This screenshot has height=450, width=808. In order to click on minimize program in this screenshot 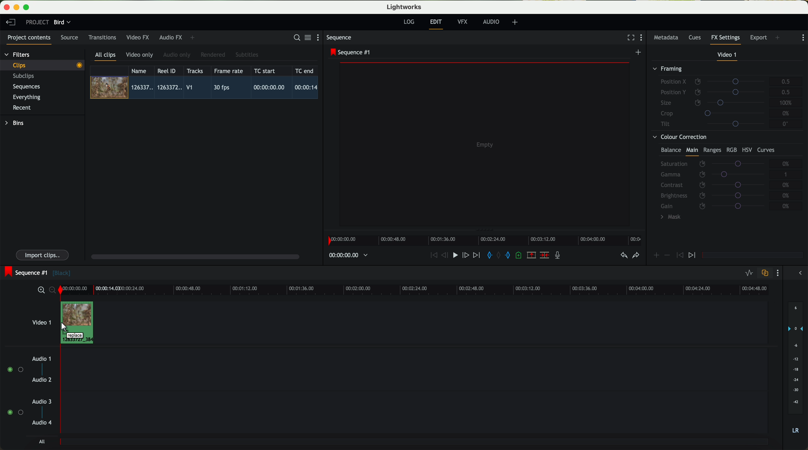, I will do `click(18, 8)`.